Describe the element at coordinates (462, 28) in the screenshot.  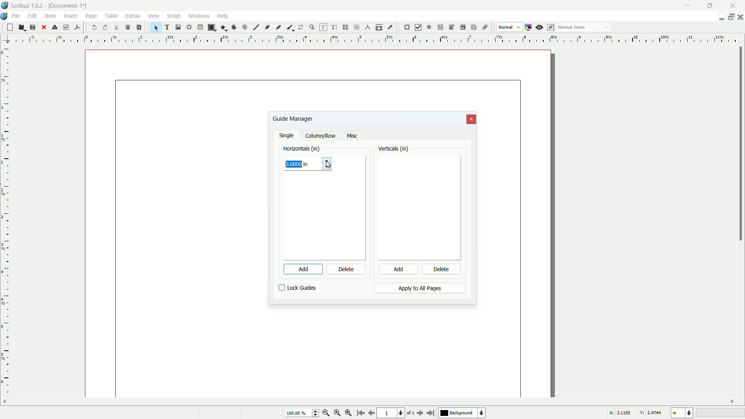
I see `pdf list box` at that location.